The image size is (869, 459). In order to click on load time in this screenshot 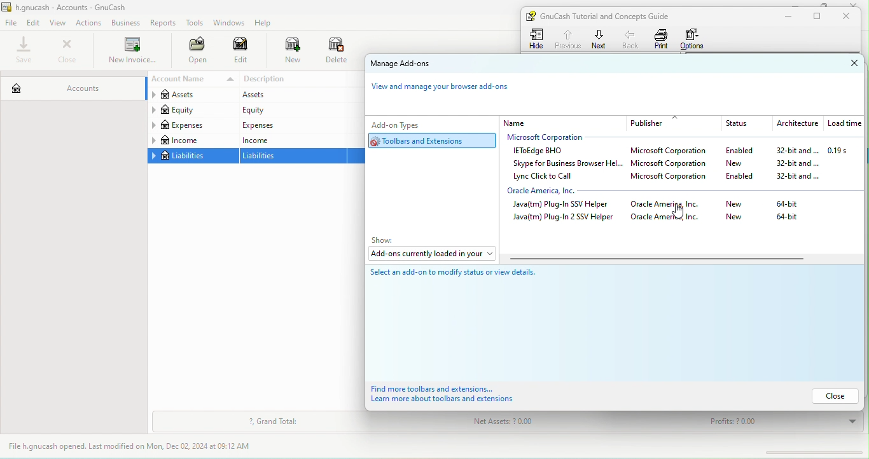, I will do `click(843, 124)`.